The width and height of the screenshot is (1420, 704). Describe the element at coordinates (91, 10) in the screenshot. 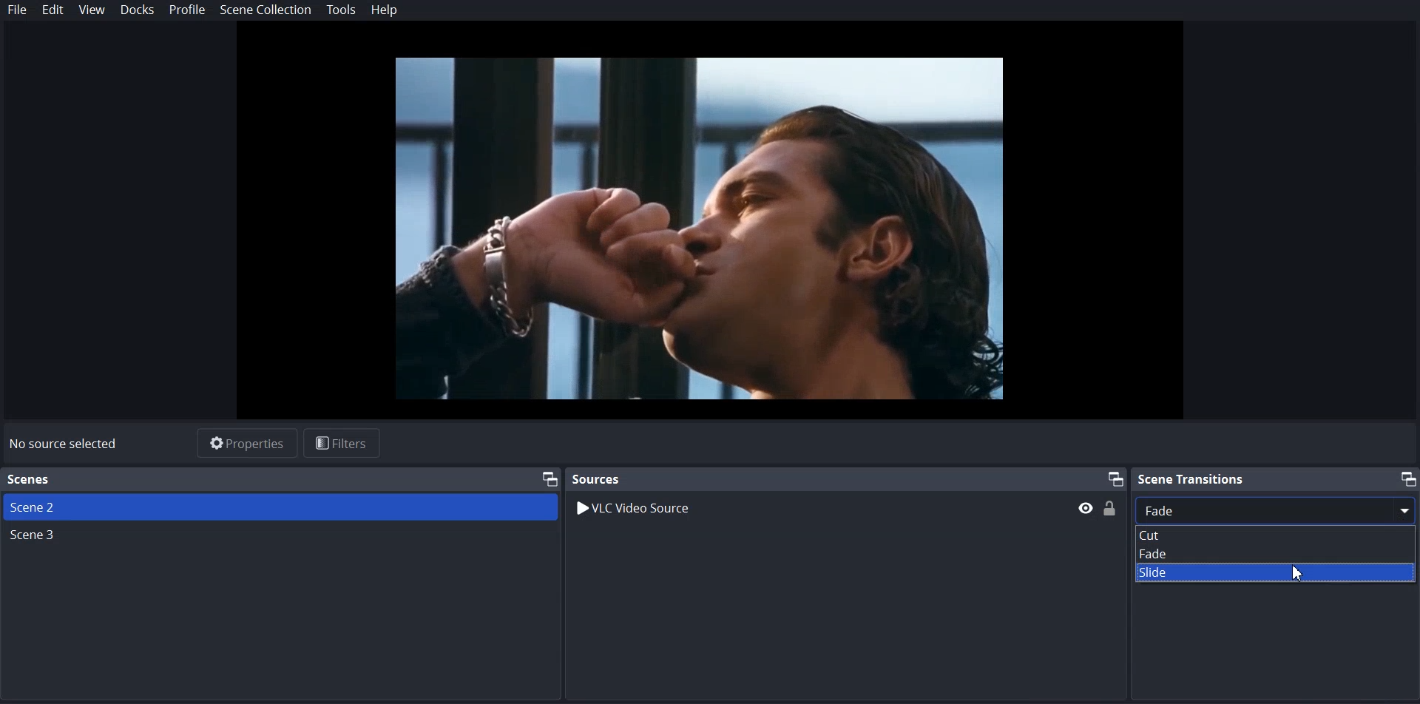

I see `View` at that location.